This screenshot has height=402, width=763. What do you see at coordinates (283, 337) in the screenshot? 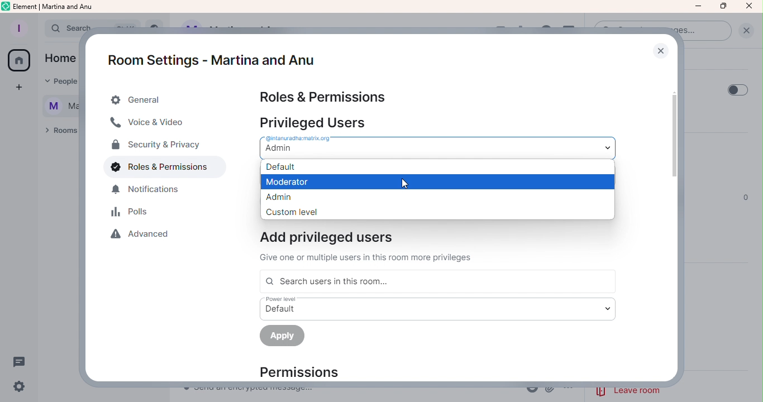
I see `Apply` at bounding box center [283, 337].